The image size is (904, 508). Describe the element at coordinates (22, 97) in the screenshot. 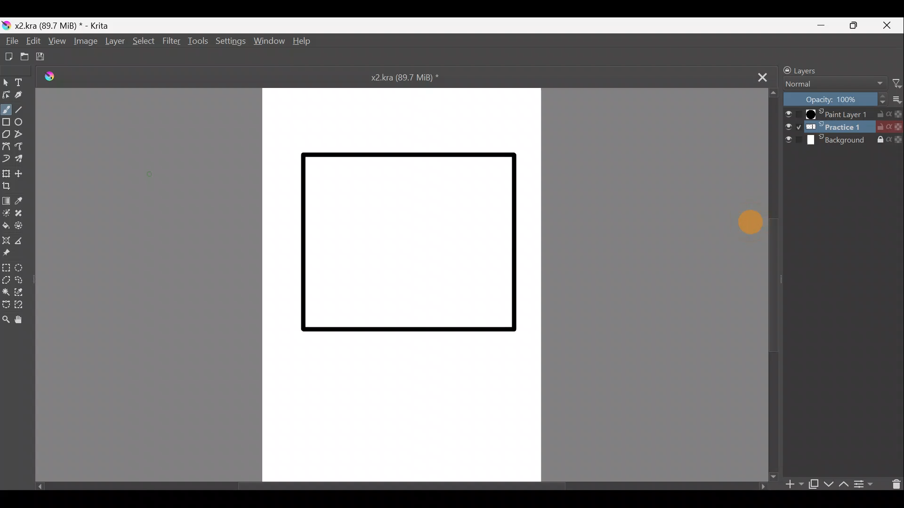

I see `Calligraphy` at that location.